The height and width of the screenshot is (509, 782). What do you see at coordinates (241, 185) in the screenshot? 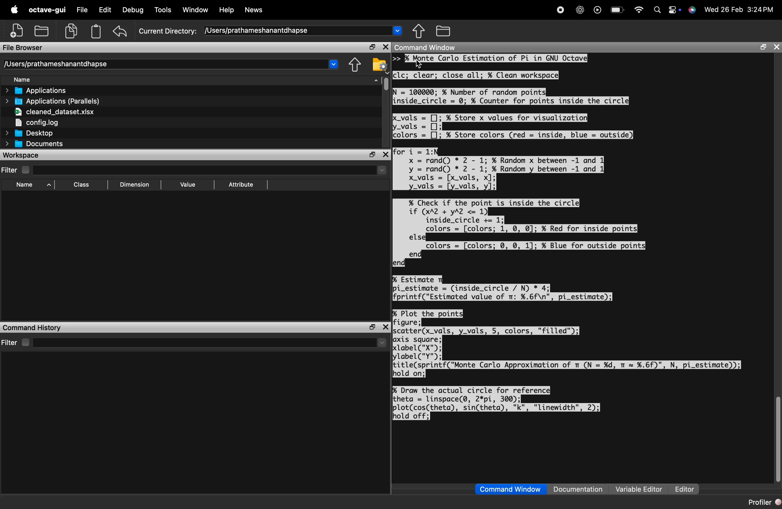
I see `Attribute` at bounding box center [241, 185].